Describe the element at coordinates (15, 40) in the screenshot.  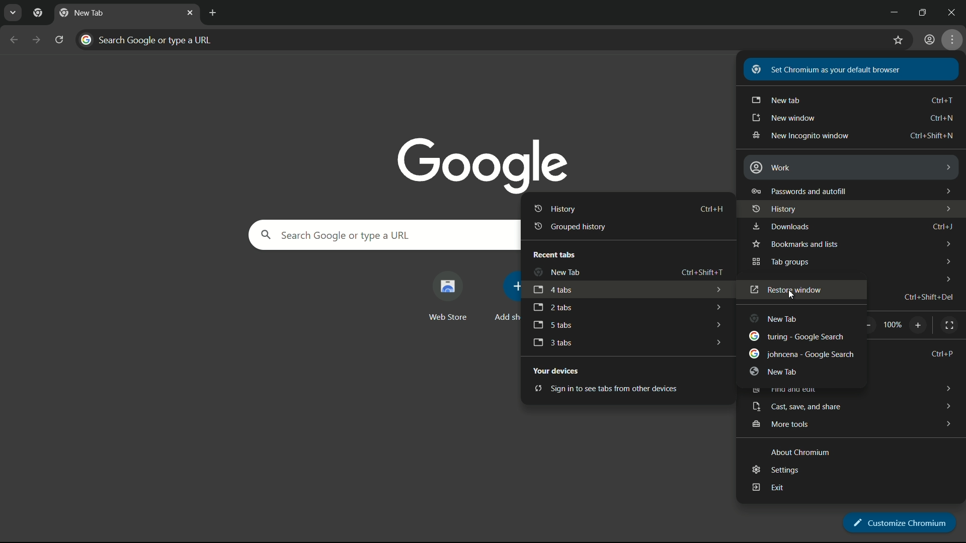
I see `back` at that location.